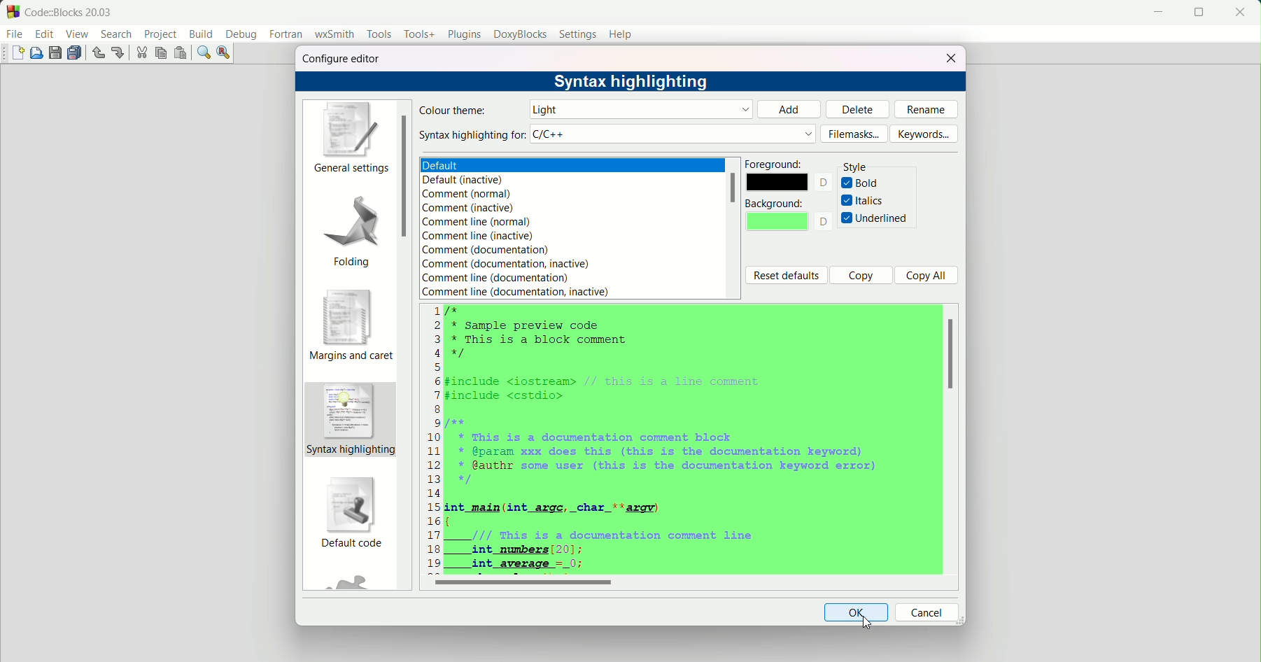 This screenshot has width=1261, height=662. What do you see at coordinates (15, 35) in the screenshot?
I see `file` at bounding box center [15, 35].